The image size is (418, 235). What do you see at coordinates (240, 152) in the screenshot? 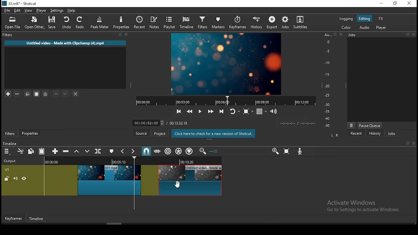
I see `zoom in or zoom out slider` at bounding box center [240, 152].